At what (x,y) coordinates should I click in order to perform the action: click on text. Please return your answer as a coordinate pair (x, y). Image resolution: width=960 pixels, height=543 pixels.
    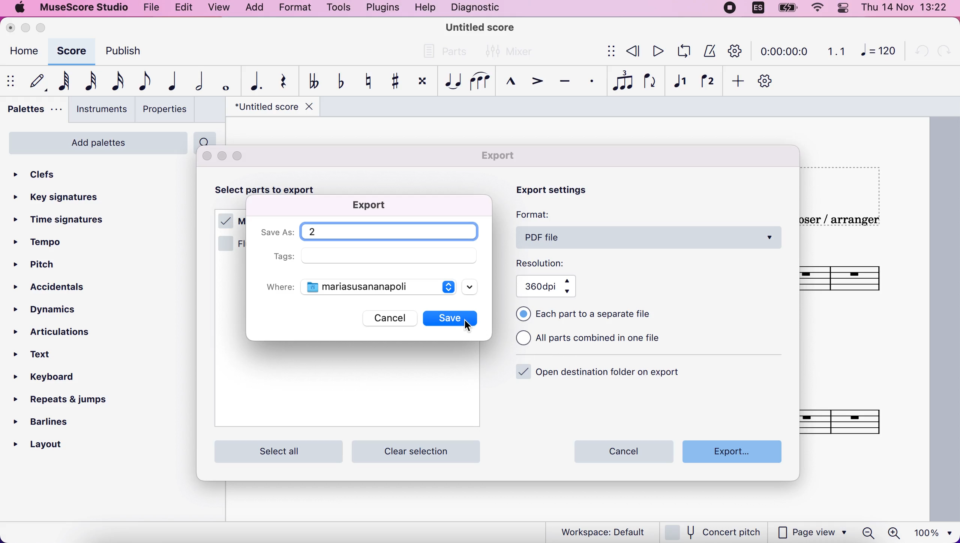
    Looking at the image, I should click on (46, 357).